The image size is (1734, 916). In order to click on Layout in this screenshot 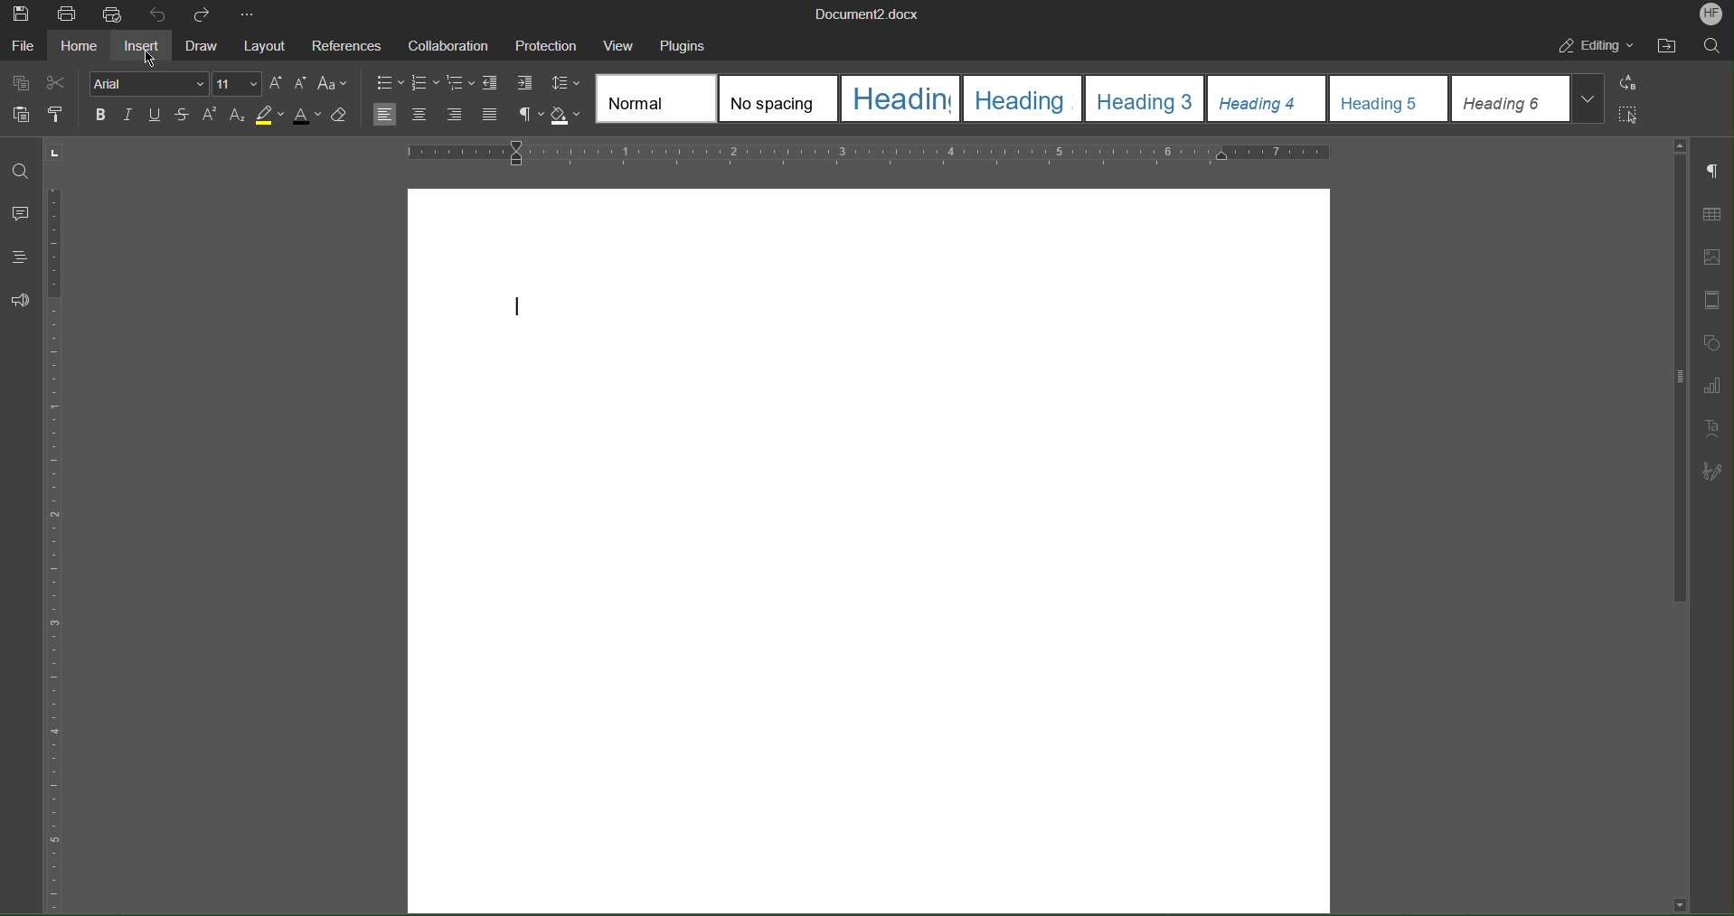, I will do `click(262, 45)`.